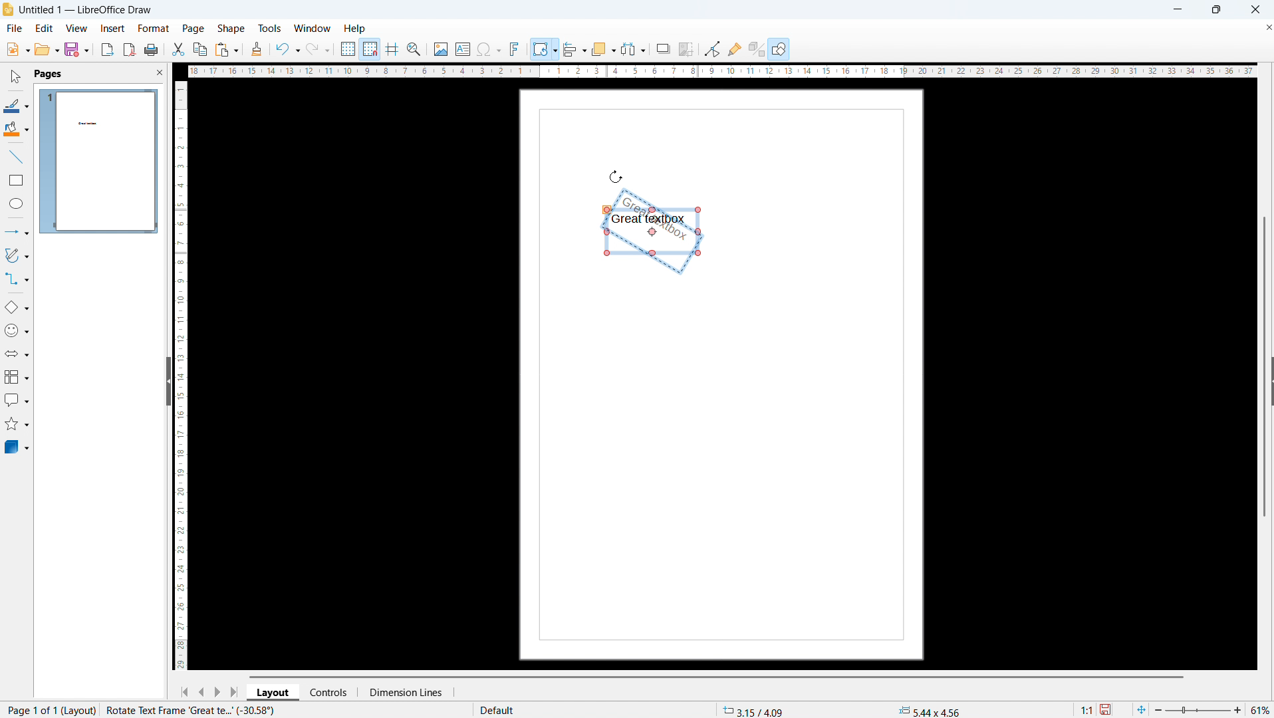 The width and height of the screenshot is (1274, 718). Describe the element at coordinates (348, 49) in the screenshot. I see `show grid` at that location.